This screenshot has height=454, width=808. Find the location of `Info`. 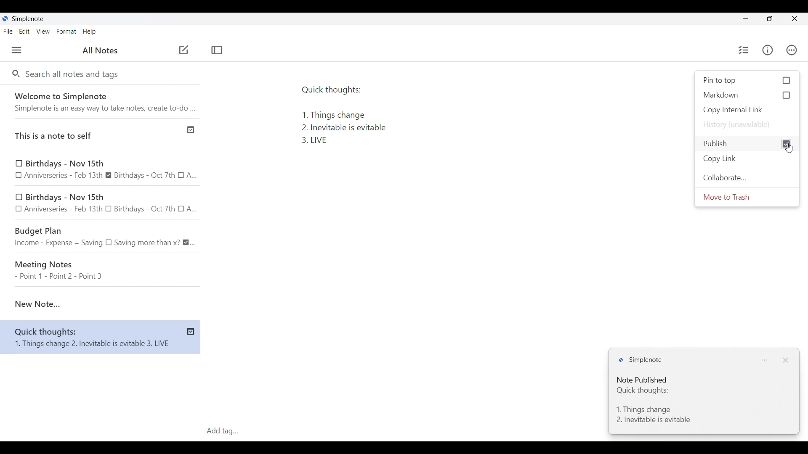

Info is located at coordinates (768, 50).